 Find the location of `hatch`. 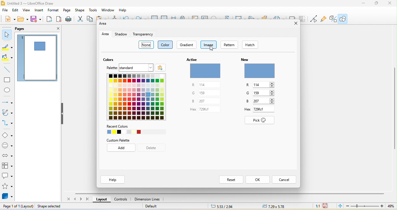

hatch is located at coordinates (248, 44).